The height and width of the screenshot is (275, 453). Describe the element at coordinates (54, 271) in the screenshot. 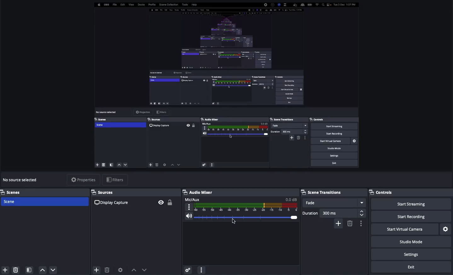

I see `Down` at that location.